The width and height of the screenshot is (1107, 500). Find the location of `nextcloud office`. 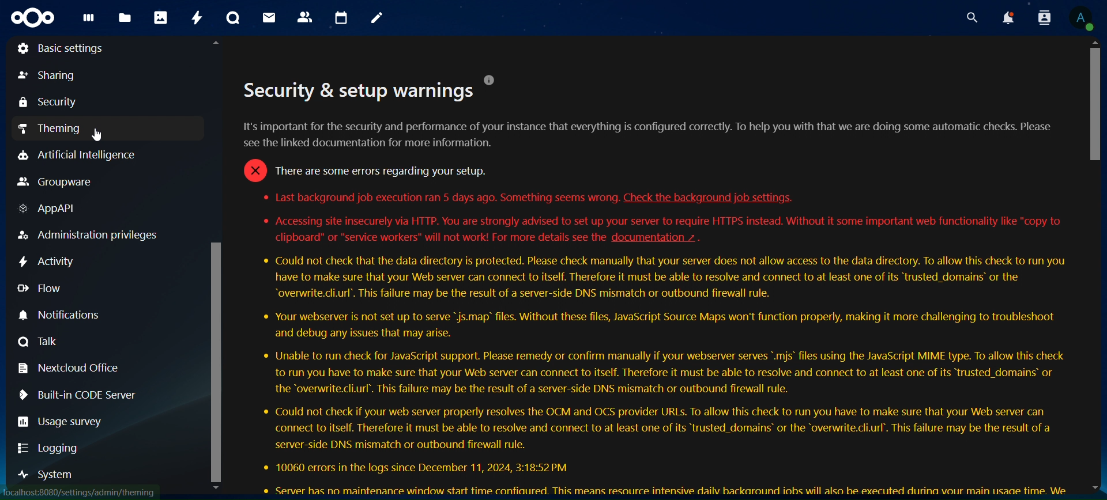

nextcloud office is located at coordinates (78, 368).